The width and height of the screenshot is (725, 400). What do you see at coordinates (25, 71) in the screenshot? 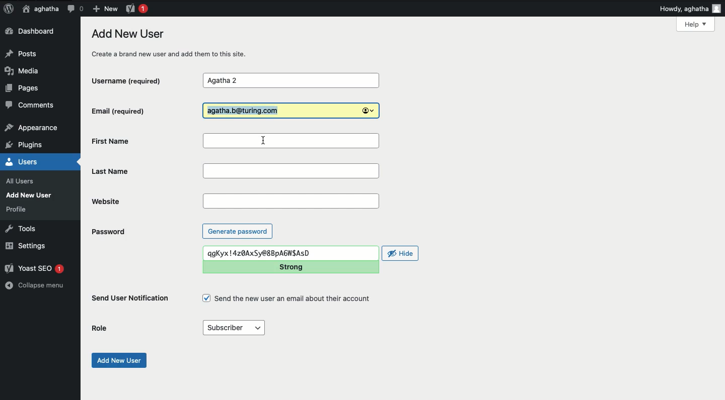
I see `Media` at bounding box center [25, 71].